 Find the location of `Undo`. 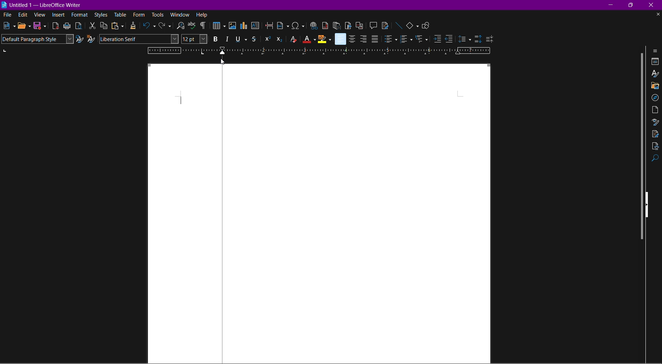

Undo is located at coordinates (150, 27).